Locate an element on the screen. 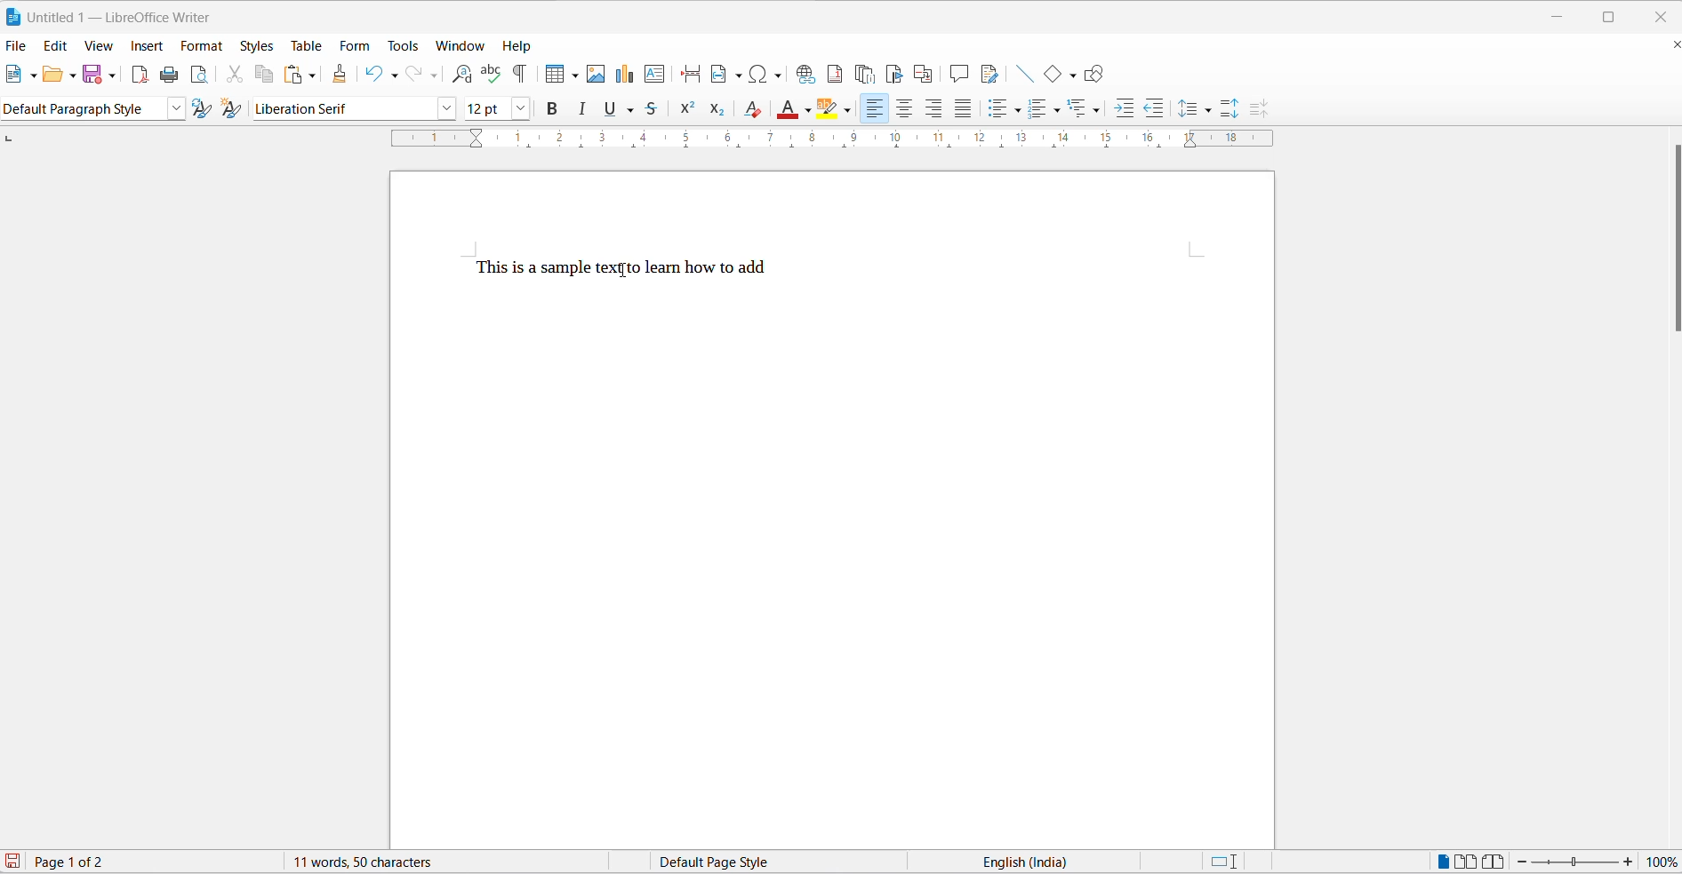 This screenshot has height=874, width=1682. paste options is located at coordinates (313, 75).